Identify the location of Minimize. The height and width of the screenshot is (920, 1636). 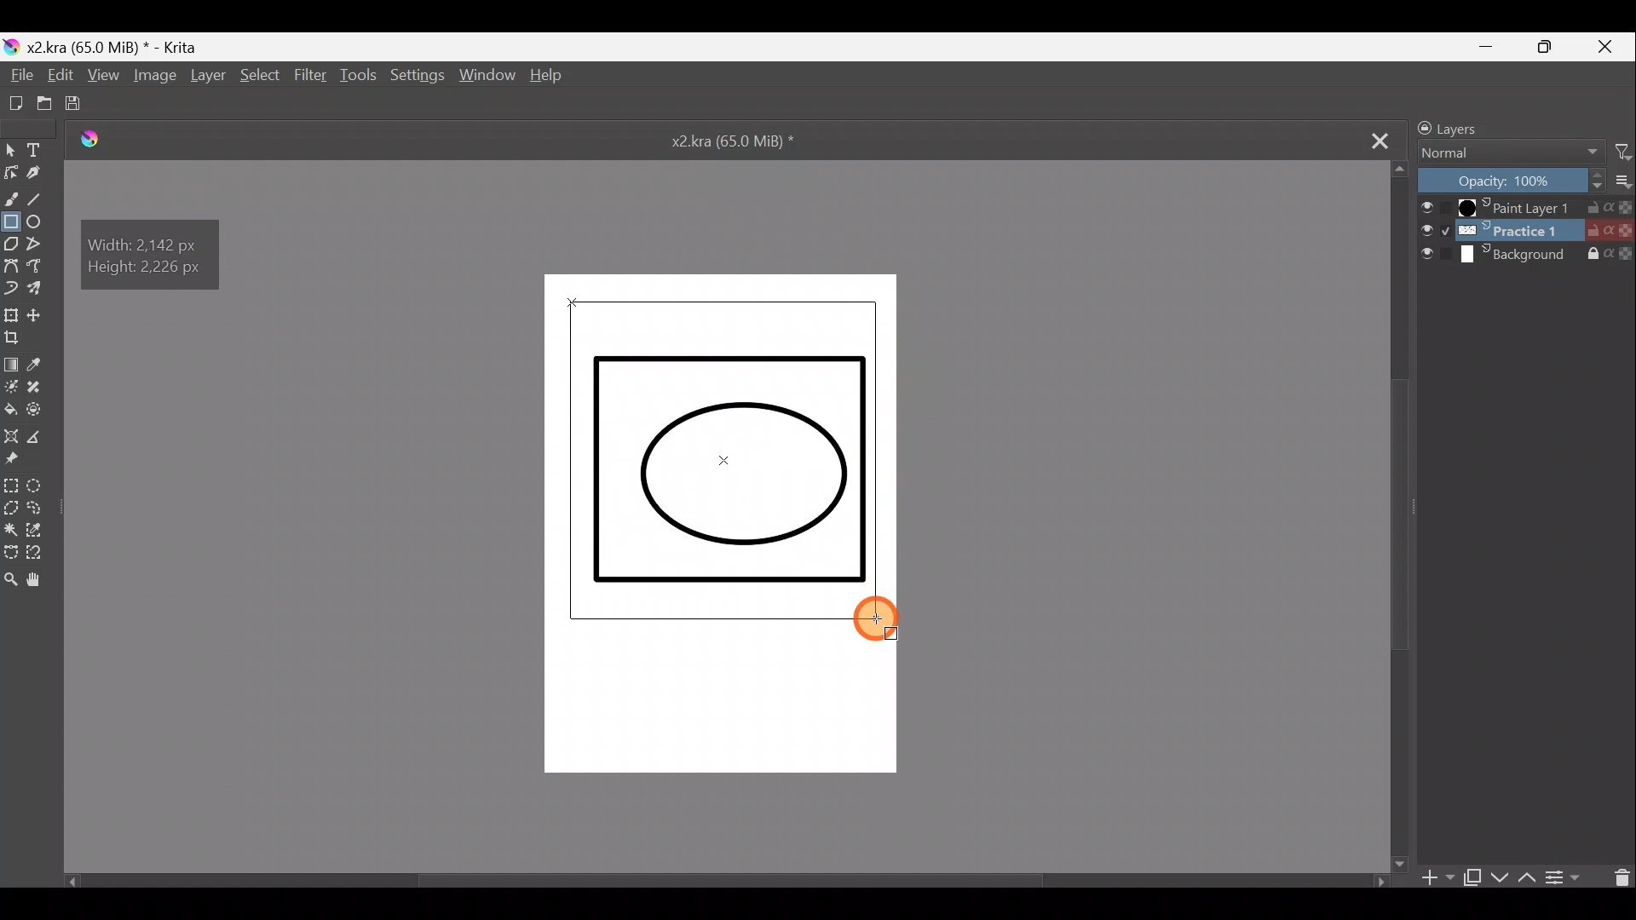
(1480, 45).